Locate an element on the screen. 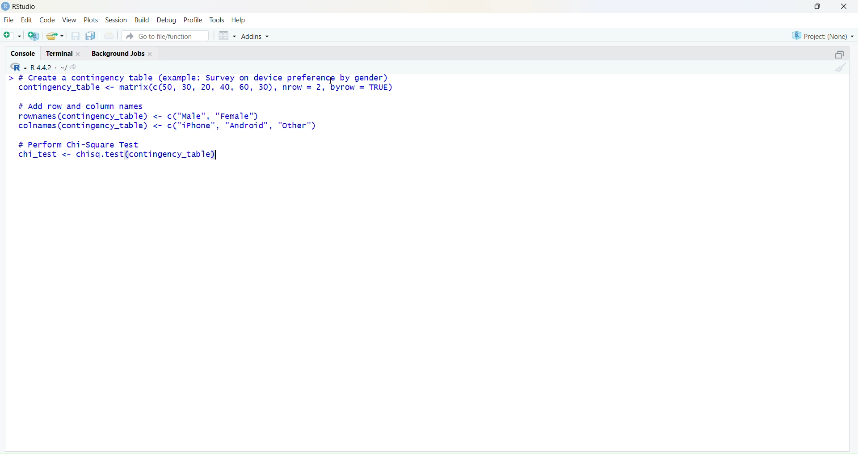 This screenshot has height=454, width=858. Help is located at coordinates (239, 20).